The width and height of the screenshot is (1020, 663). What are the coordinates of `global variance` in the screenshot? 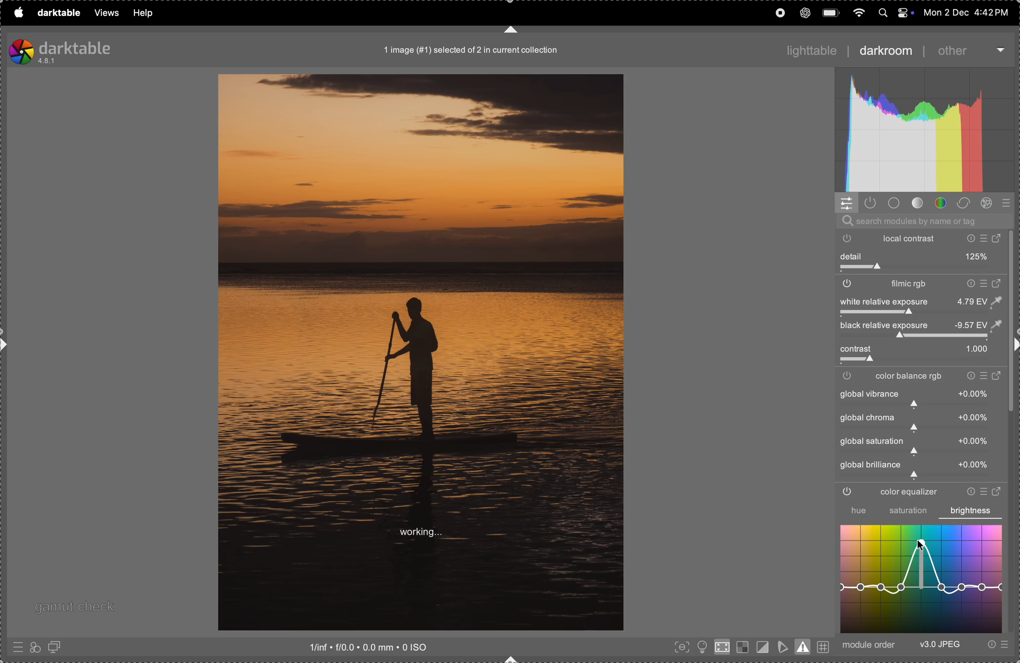 It's located at (920, 398).